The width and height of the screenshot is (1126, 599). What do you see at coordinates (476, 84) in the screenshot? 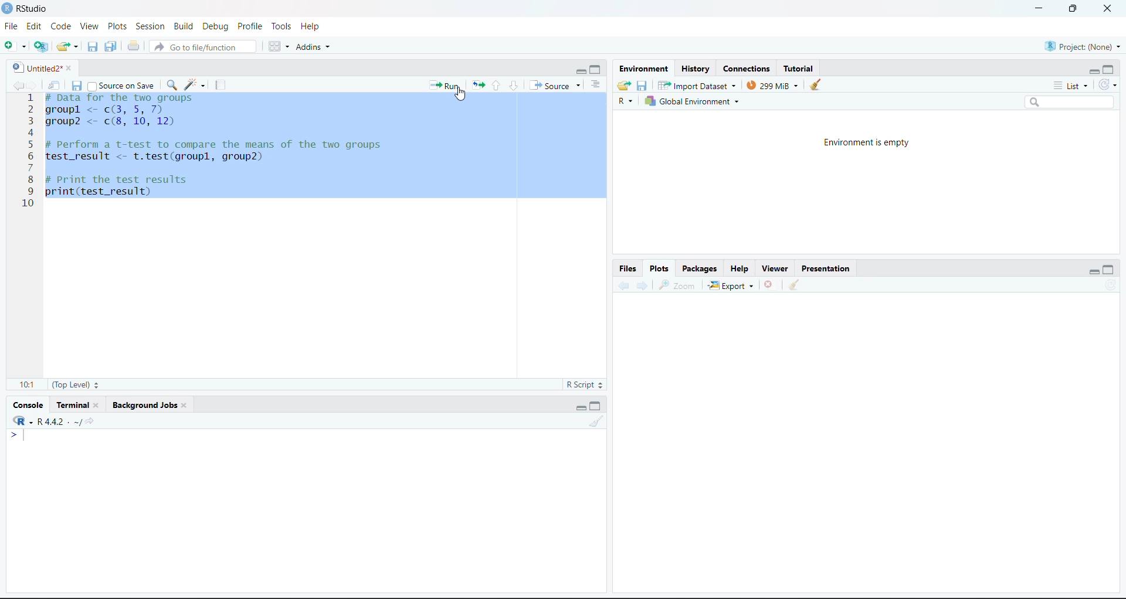
I see `Re-run the previous code again` at bounding box center [476, 84].